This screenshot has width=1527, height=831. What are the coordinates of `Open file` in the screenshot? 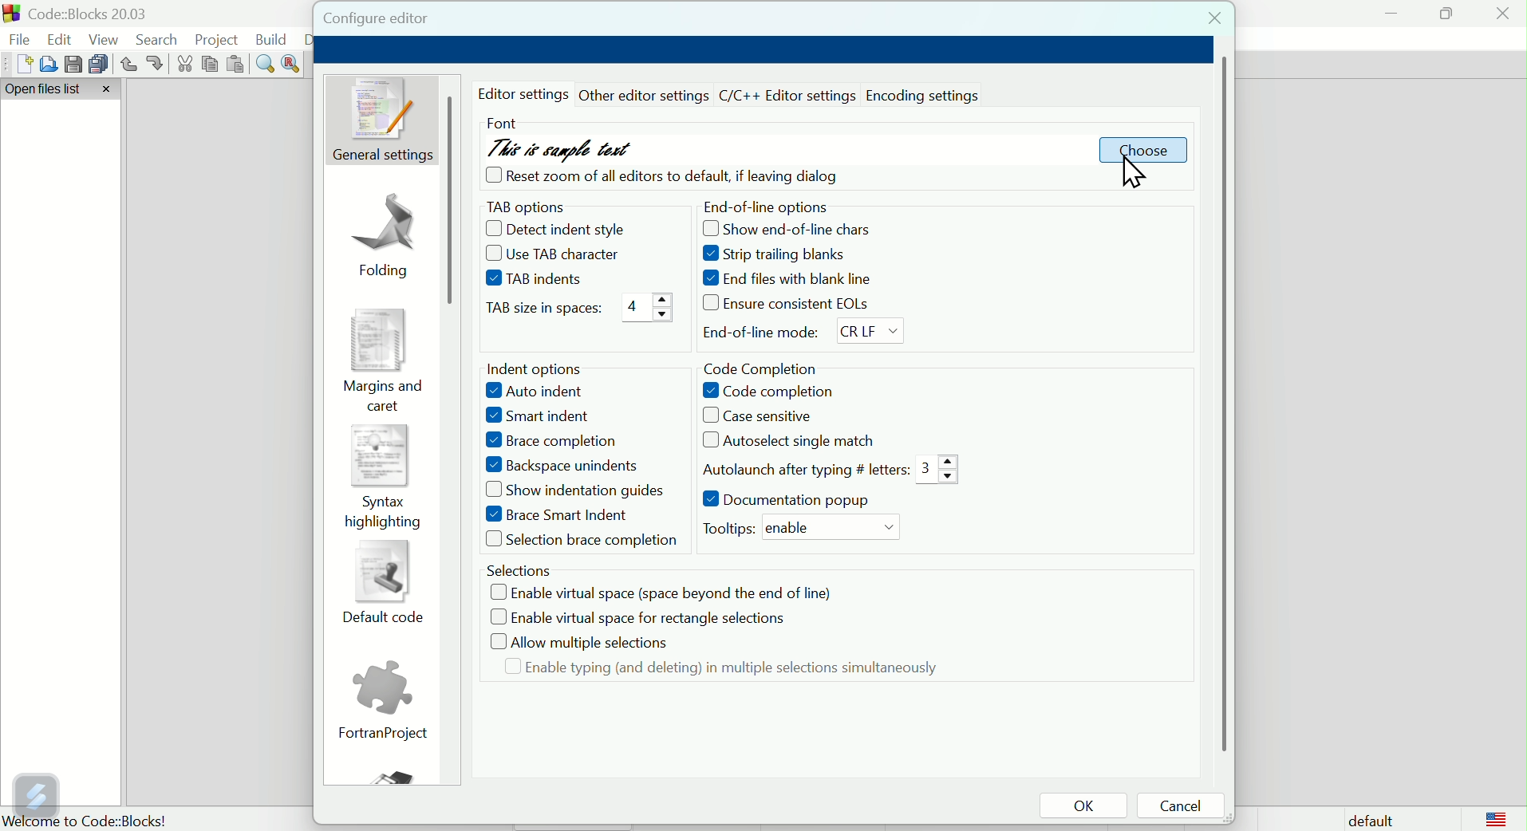 It's located at (45, 64).